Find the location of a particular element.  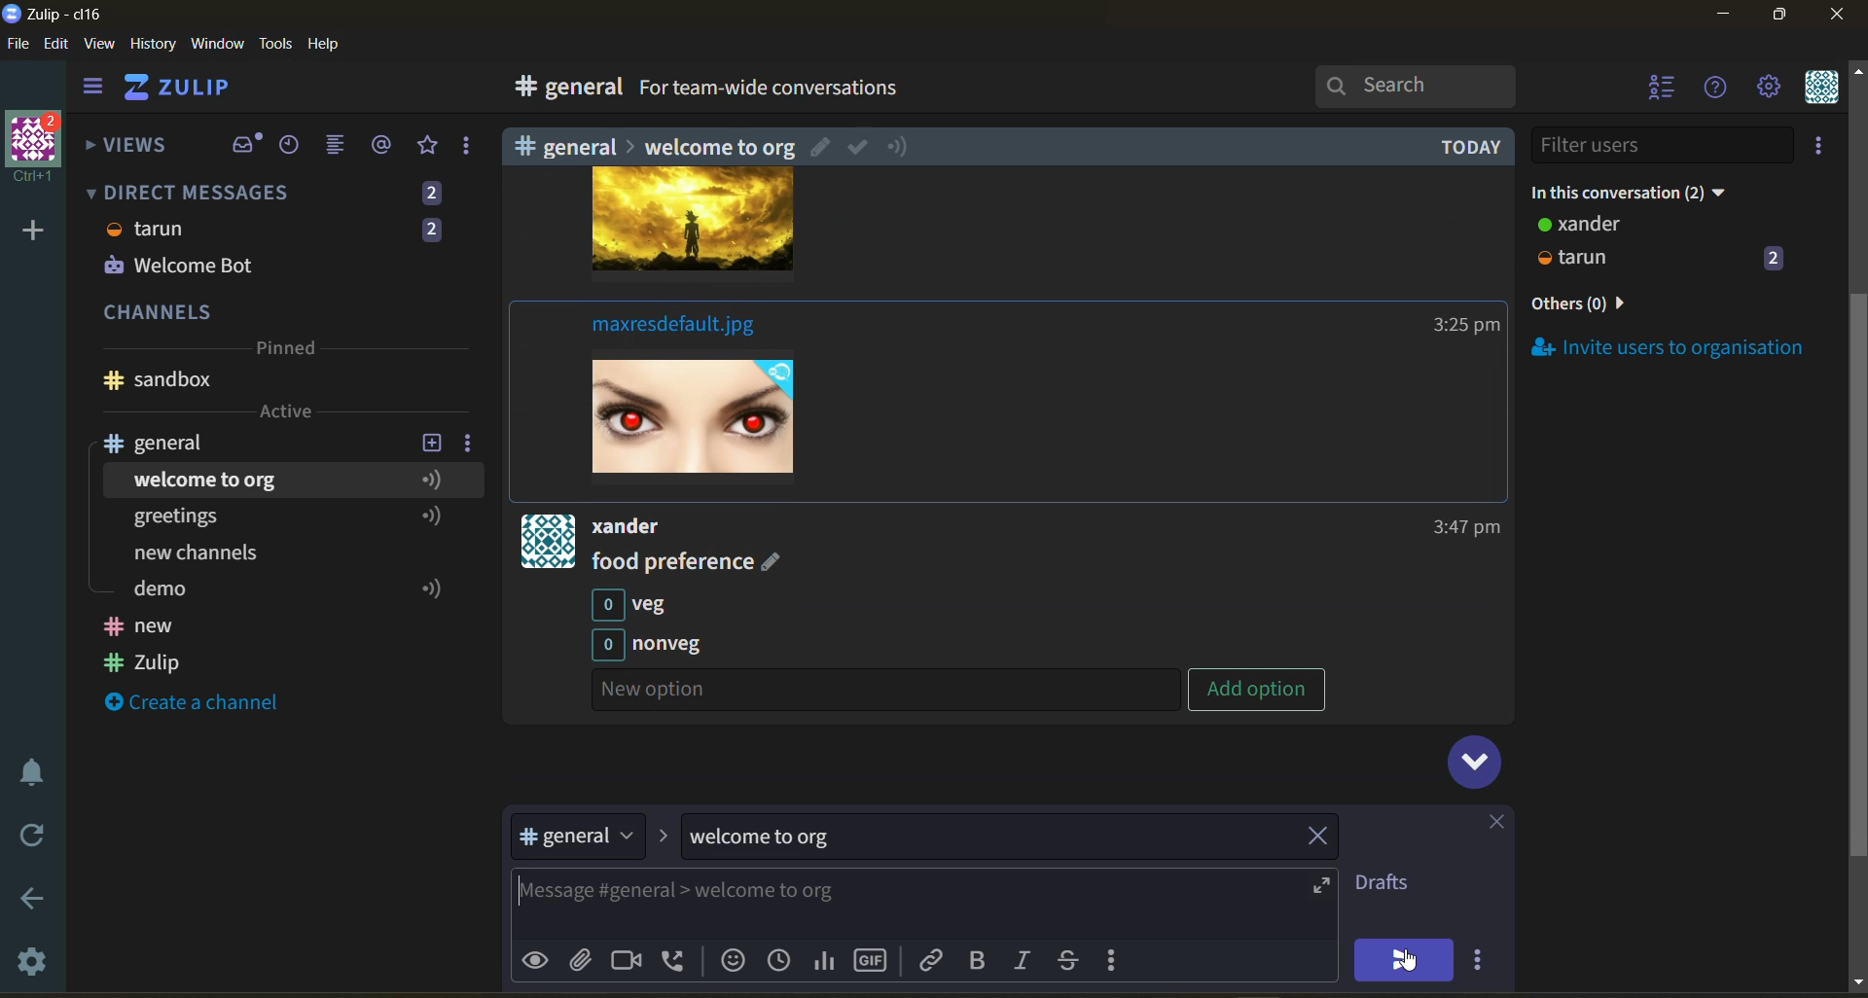

search is located at coordinates (1410, 85).